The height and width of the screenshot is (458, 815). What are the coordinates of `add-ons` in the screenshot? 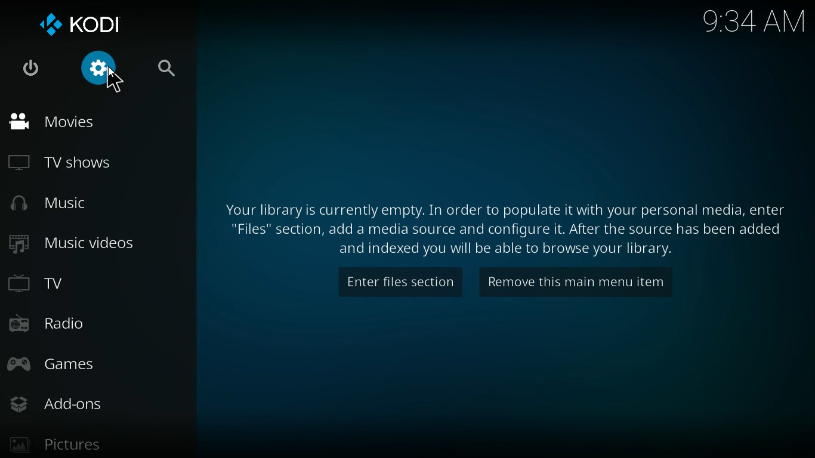 It's located at (75, 404).